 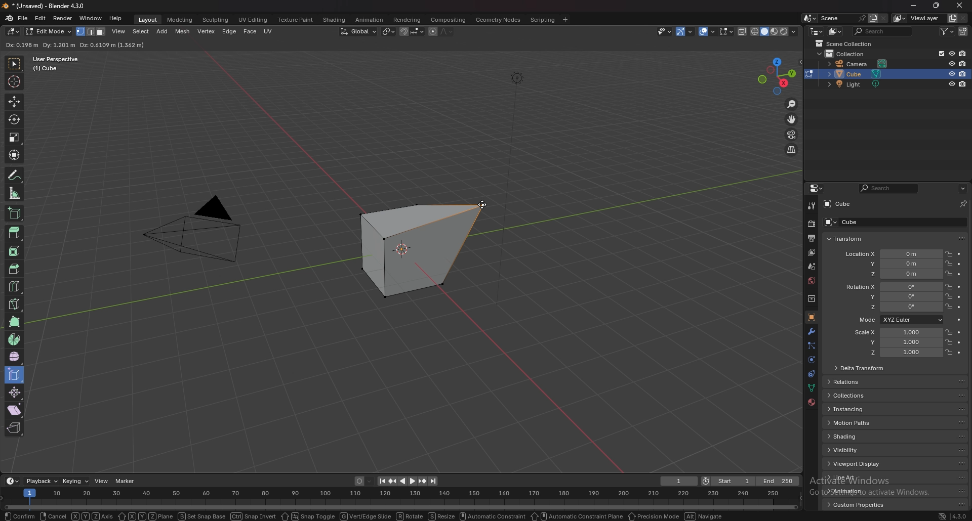 I want to click on shading, so click(x=335, y=19).